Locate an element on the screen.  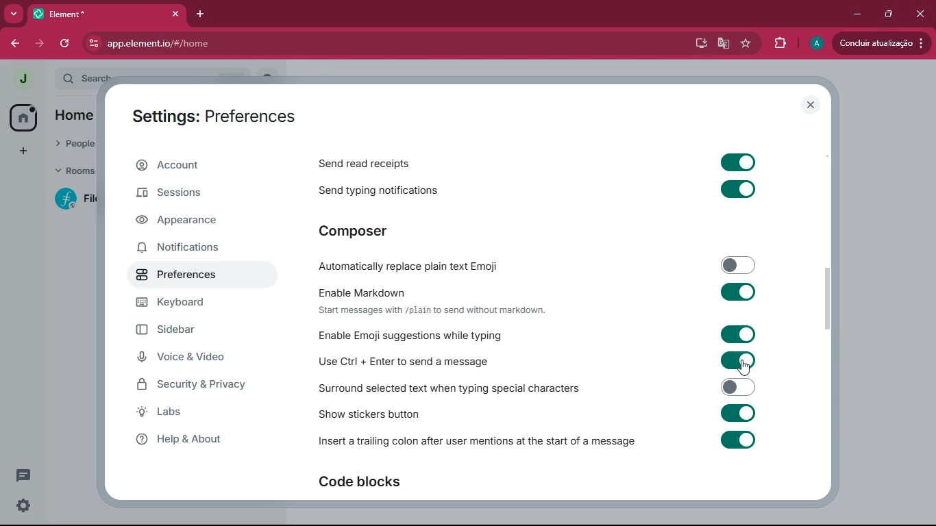
enable markdown is located at coordinates (366, 292).